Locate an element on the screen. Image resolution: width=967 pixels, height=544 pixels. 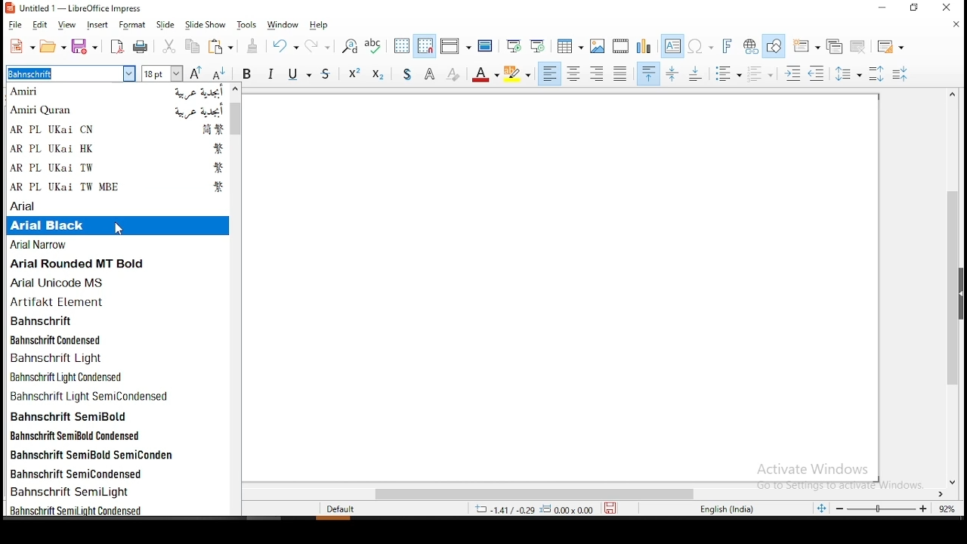
insert hyperlink is located at coordinates (751, 46).